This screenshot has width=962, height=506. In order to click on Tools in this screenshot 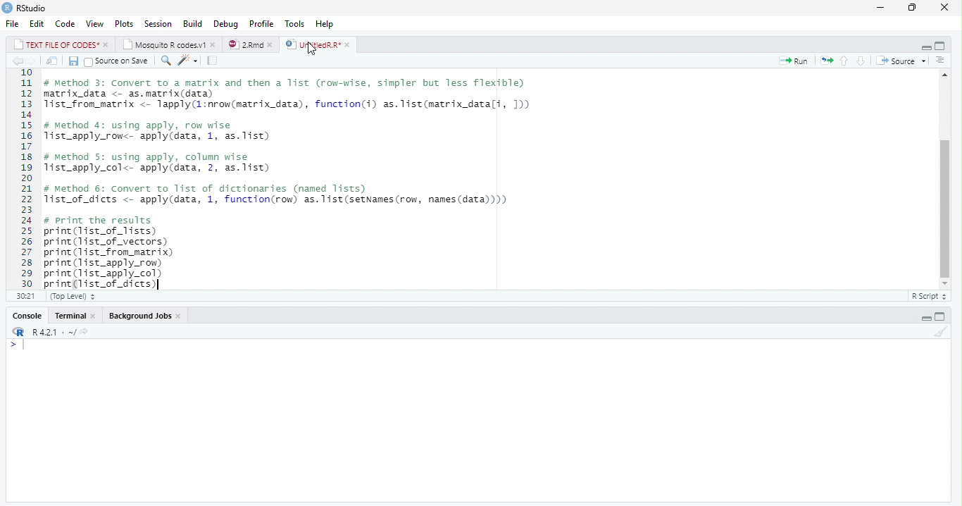, I will do `click(296, 23)`.